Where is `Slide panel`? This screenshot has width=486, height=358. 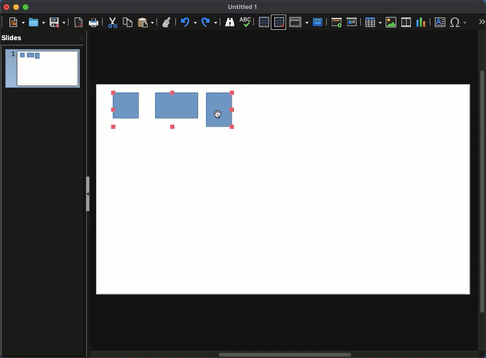 Slide panel is located at coordinates (88, 191).